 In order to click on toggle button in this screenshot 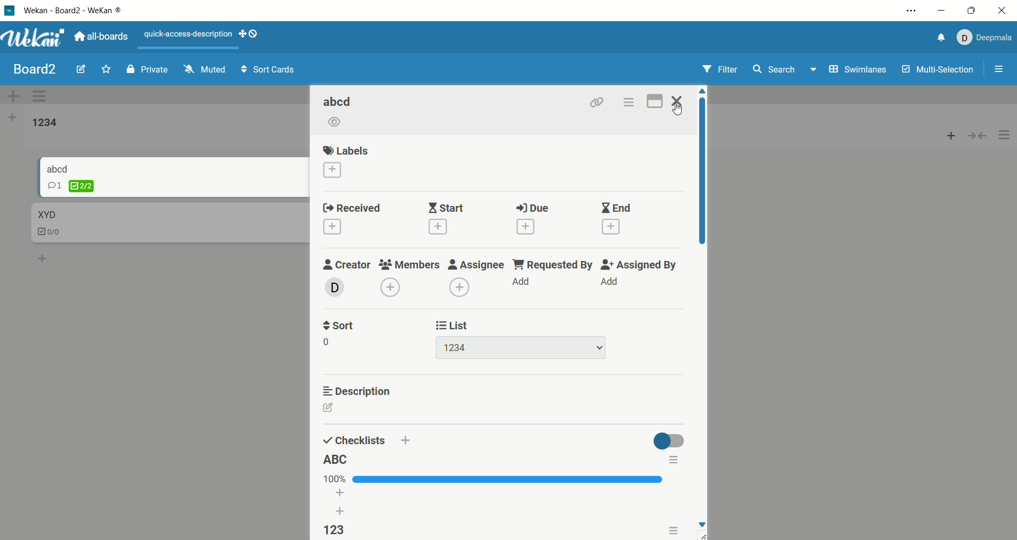, I will do `click(671, 438)`.